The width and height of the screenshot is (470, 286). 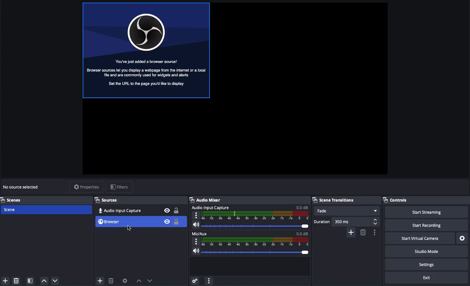 What do you see at coordinates (126, 280) in the screenshot?
I see `Source preferences` at bounding box center [126, 280].